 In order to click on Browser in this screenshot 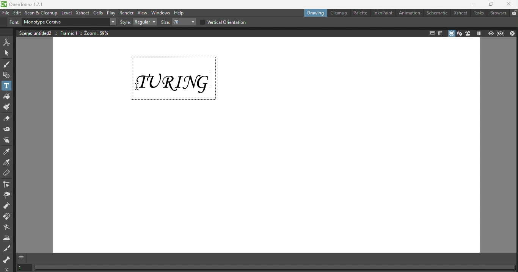, I will do `click(498, 14)`.